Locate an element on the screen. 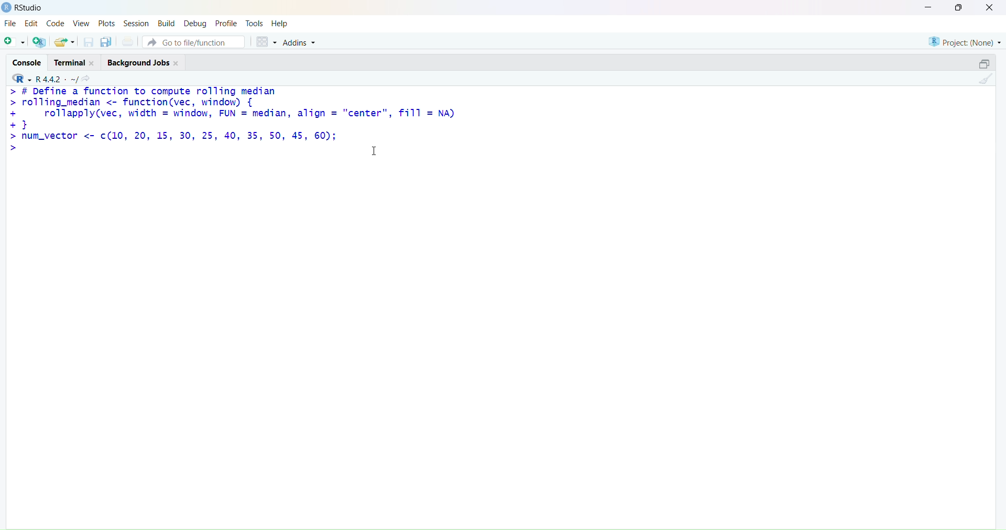 This screenshot has width=1006, height=530. code is located at coordinates (56, 23).